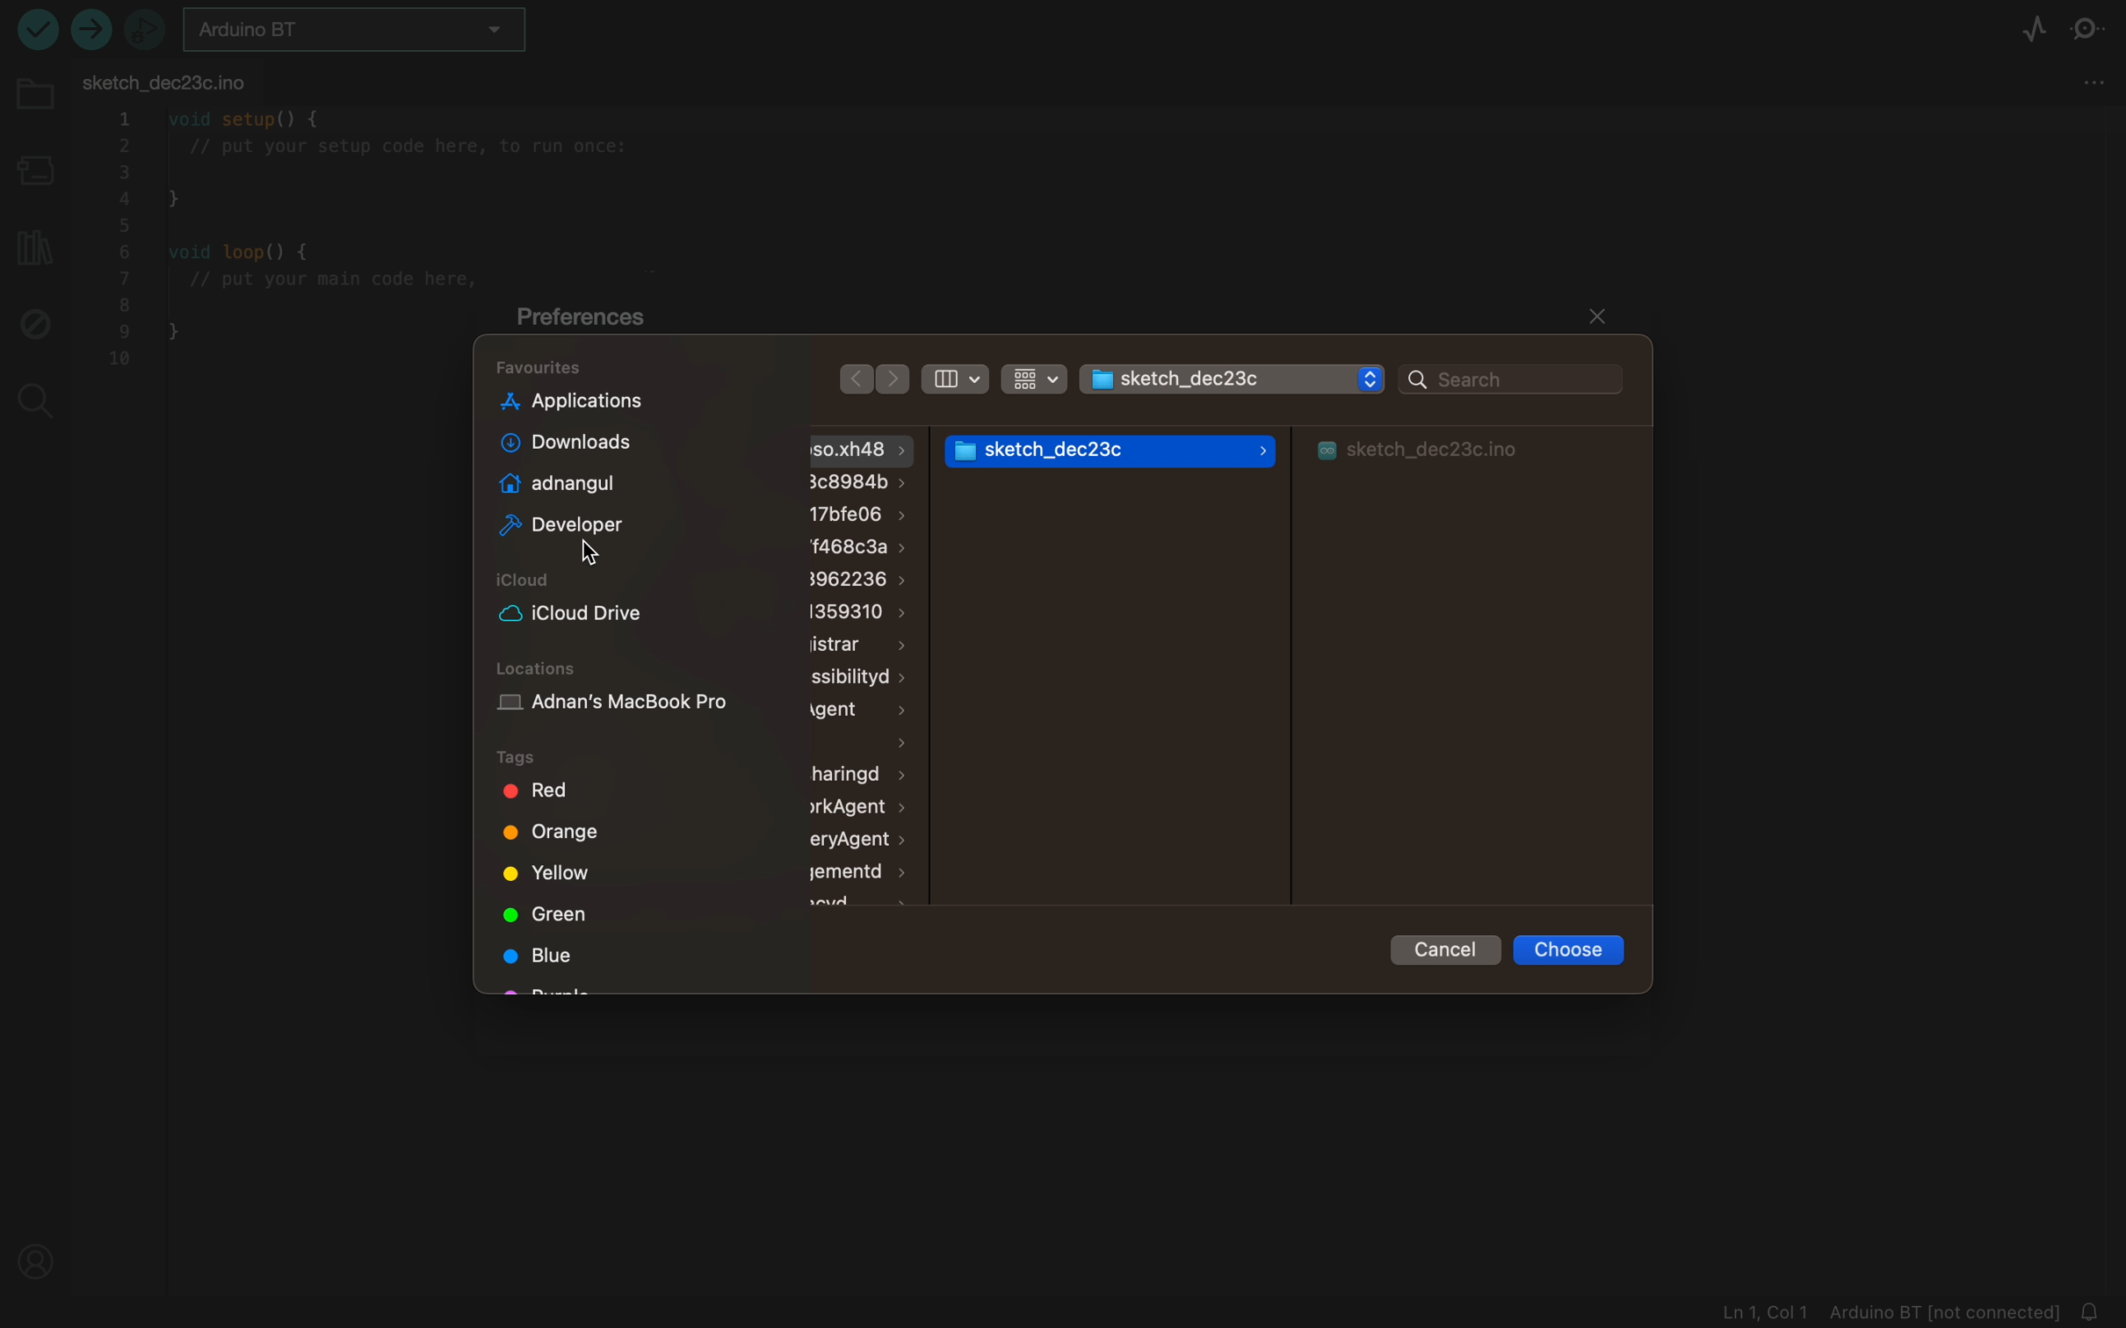 The image size is (2126, 1328). Describe the element at coordinates (578, 442) in the screenshot. I see `downloads` at that location.